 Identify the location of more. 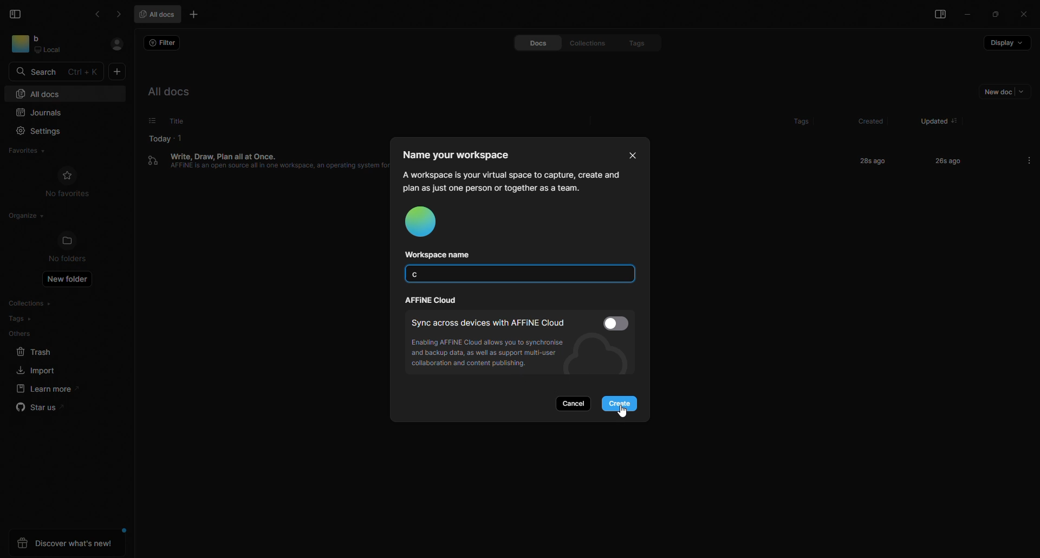
(1029, 160).